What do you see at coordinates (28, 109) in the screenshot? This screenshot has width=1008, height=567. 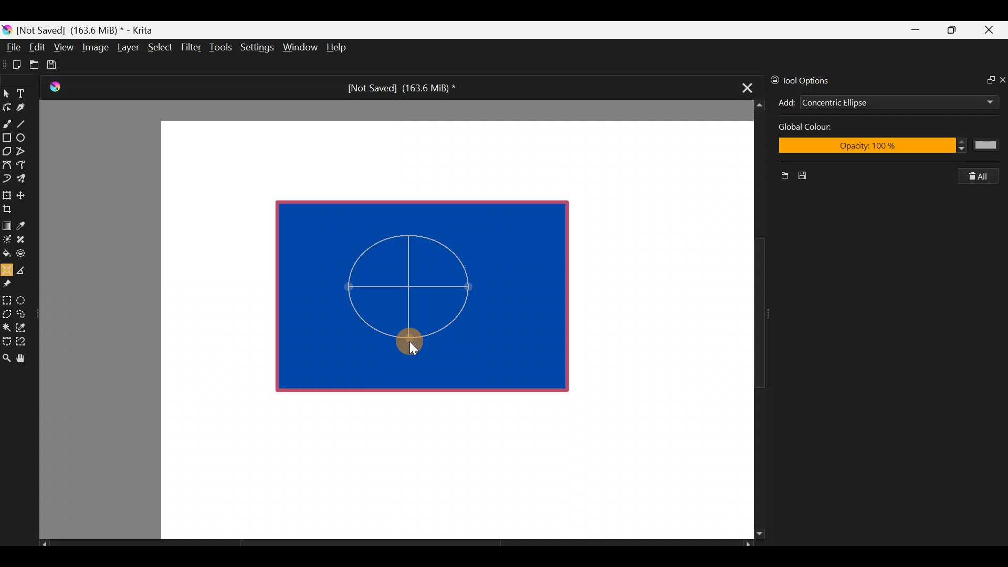 I see `Calligraphy` at bounding box center [28, 109].